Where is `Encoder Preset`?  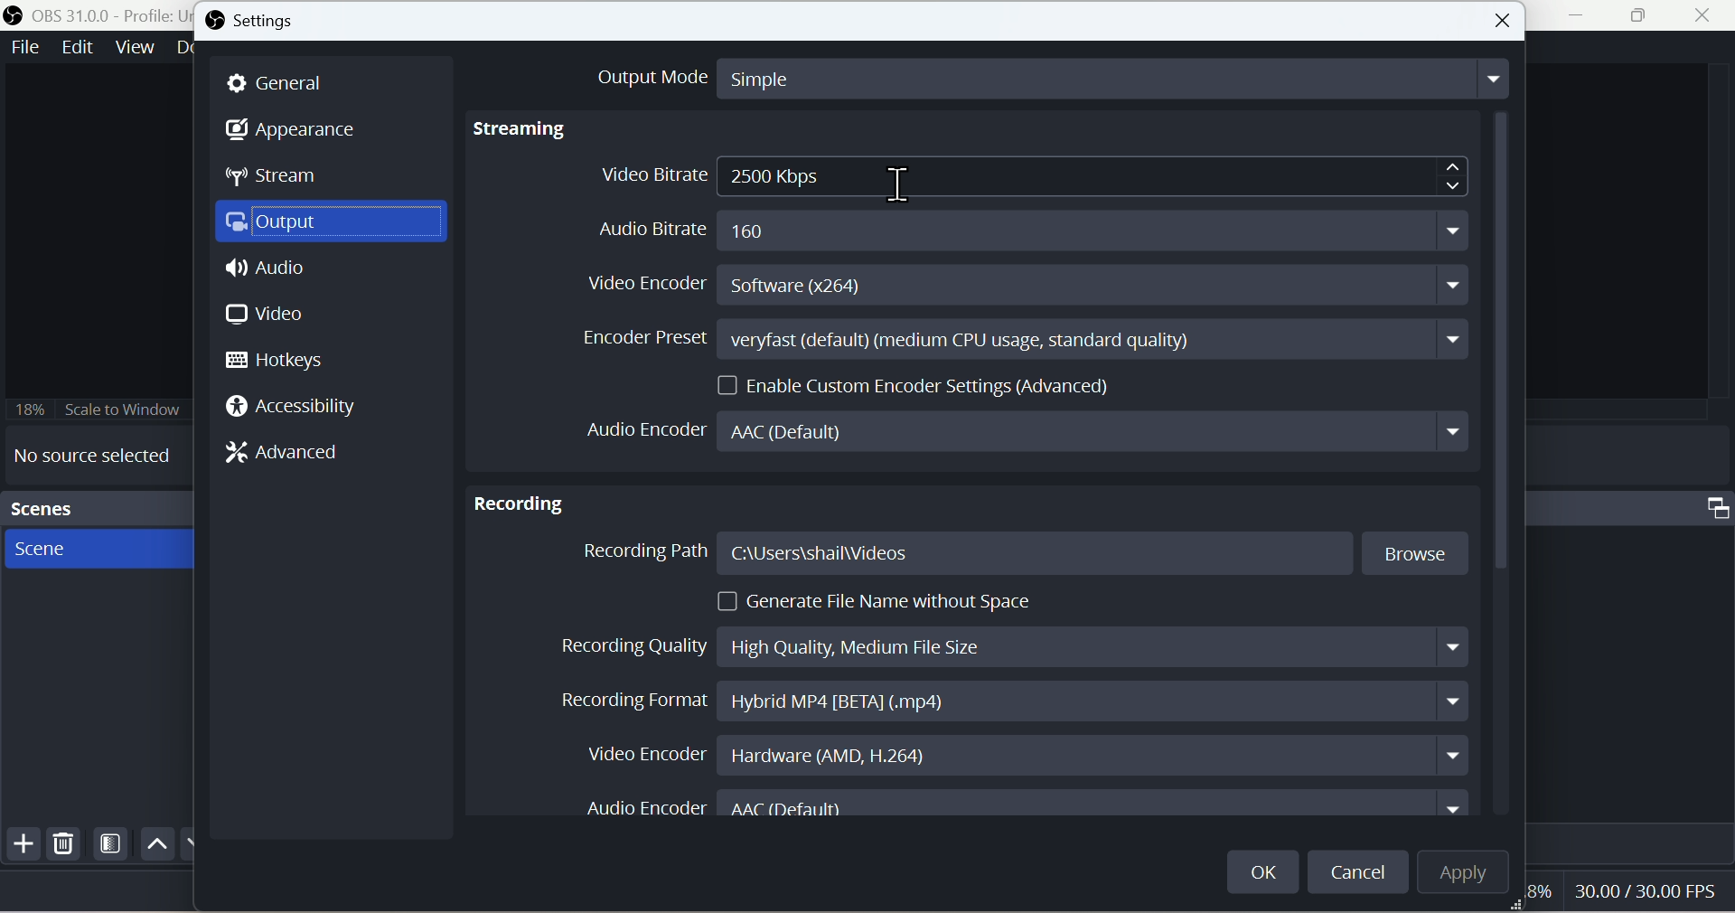 Encoder Preset is located at coordinates (1018, 339).